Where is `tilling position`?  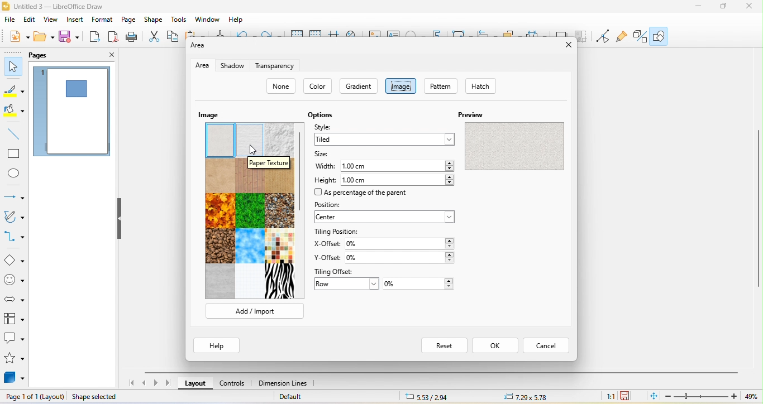 tilling position is located at coordinates (336, 232).